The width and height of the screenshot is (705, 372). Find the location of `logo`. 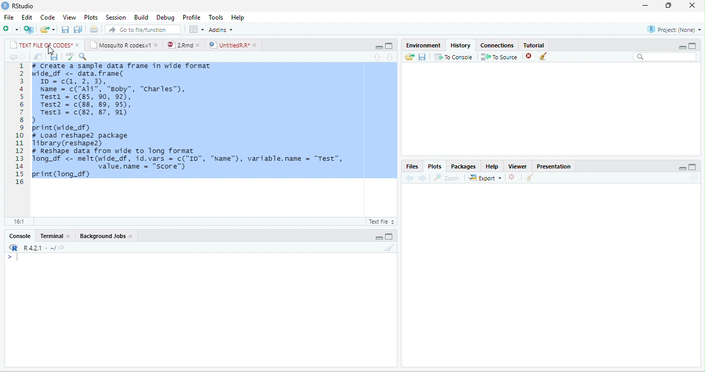

logo is located at coordinates (6, 5).